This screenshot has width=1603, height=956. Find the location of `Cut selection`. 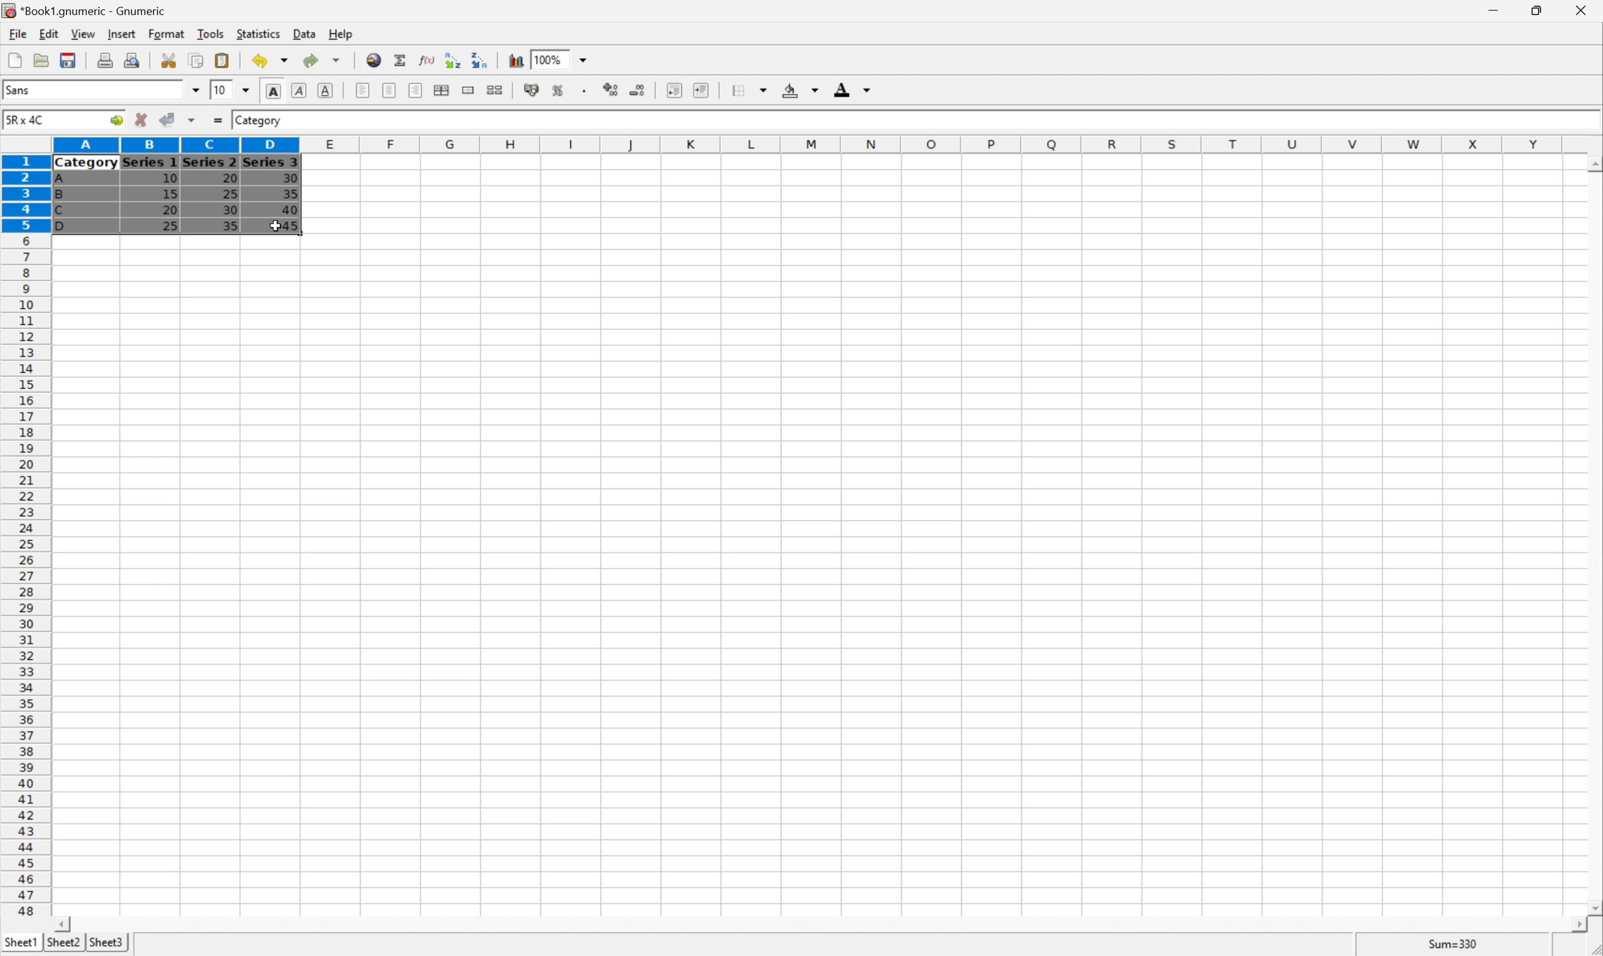

Cut selection is located at coordinates (170, 61).